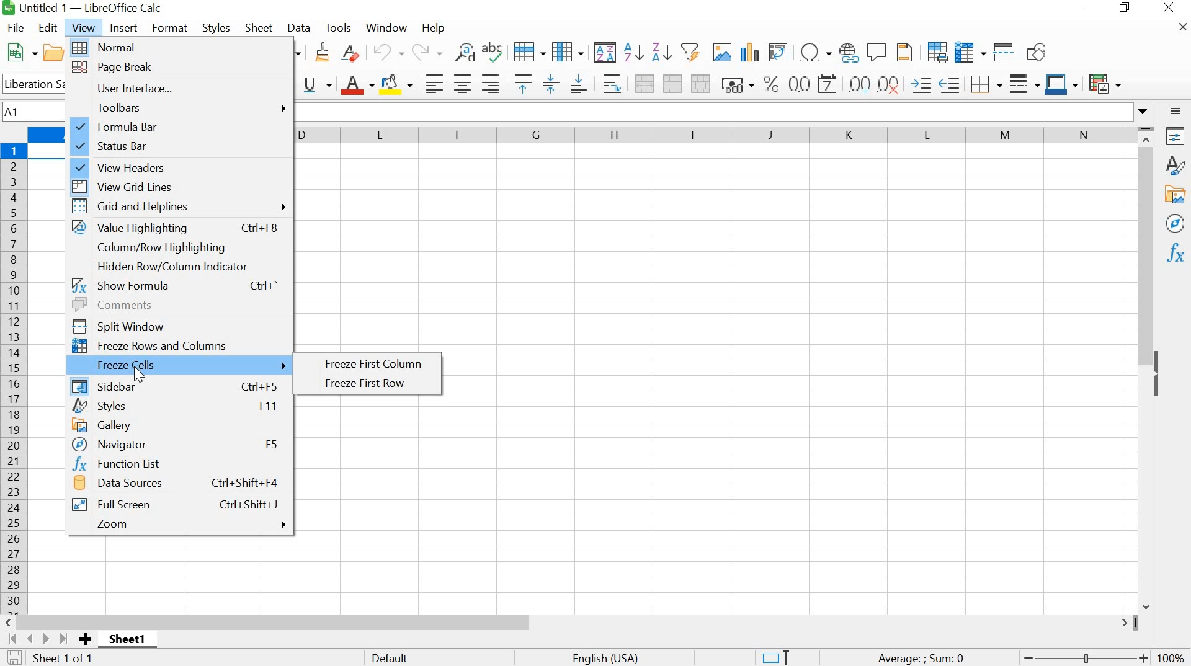 This screenshot has width=1191, height=666. What do you see at coordinates (182, 127) in the screenshot?
I see `FORMULA BAR` at bounding box center [182, 127].